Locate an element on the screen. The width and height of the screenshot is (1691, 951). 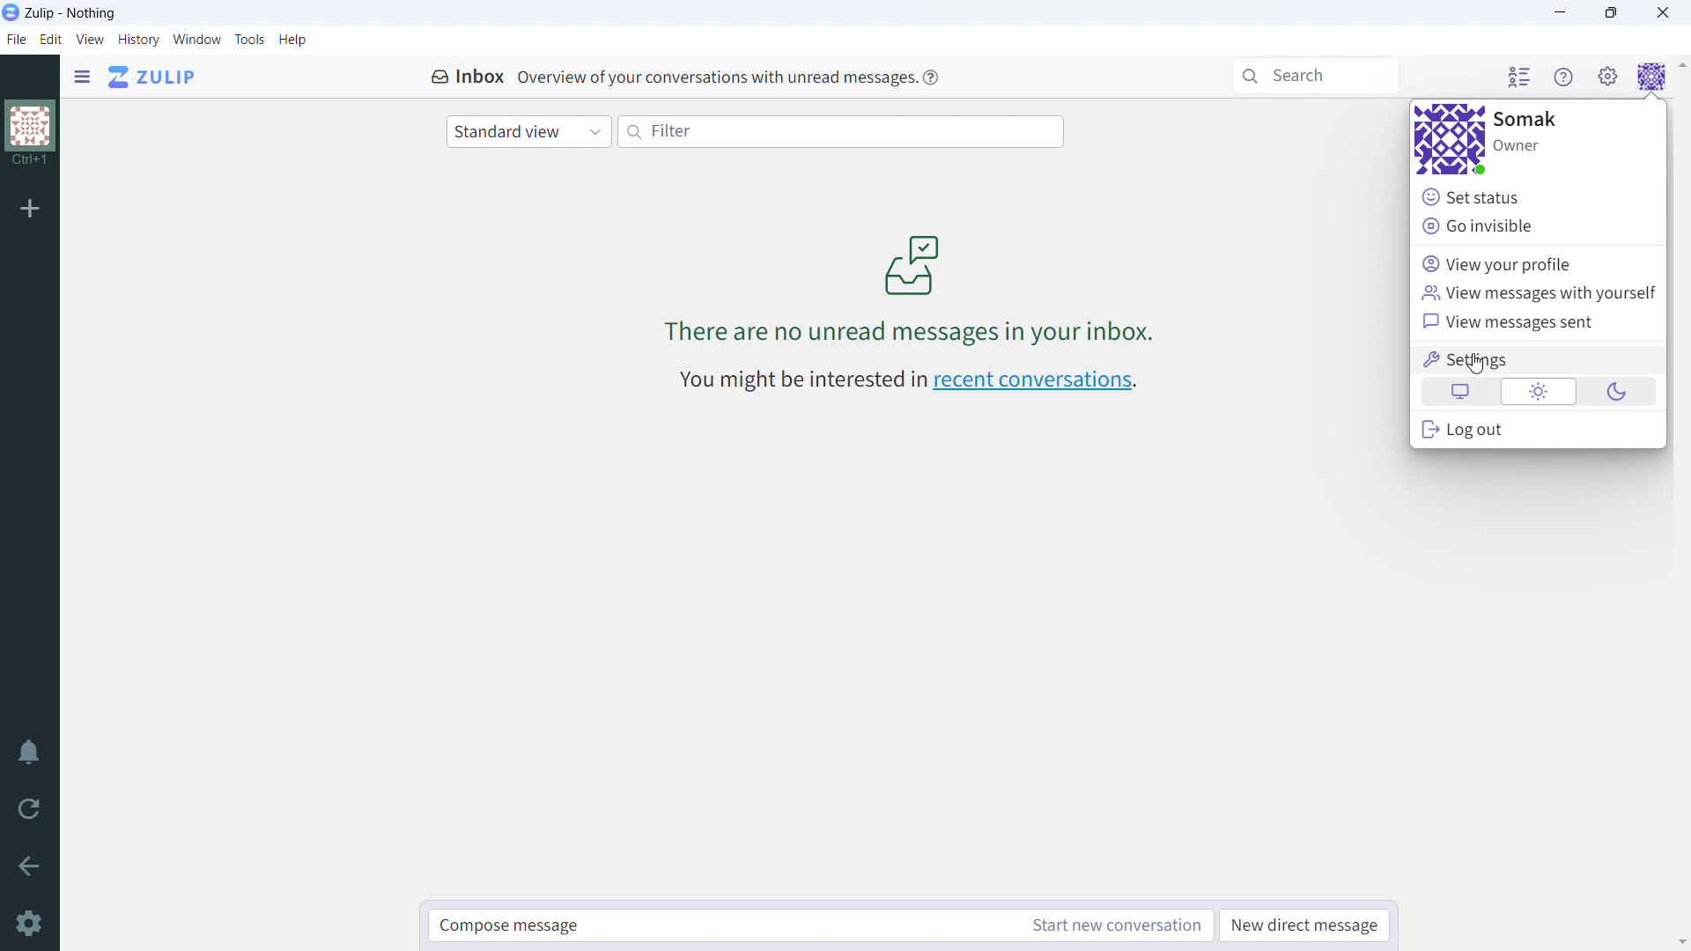
view messages sent is located at coordinates (1537, 322).